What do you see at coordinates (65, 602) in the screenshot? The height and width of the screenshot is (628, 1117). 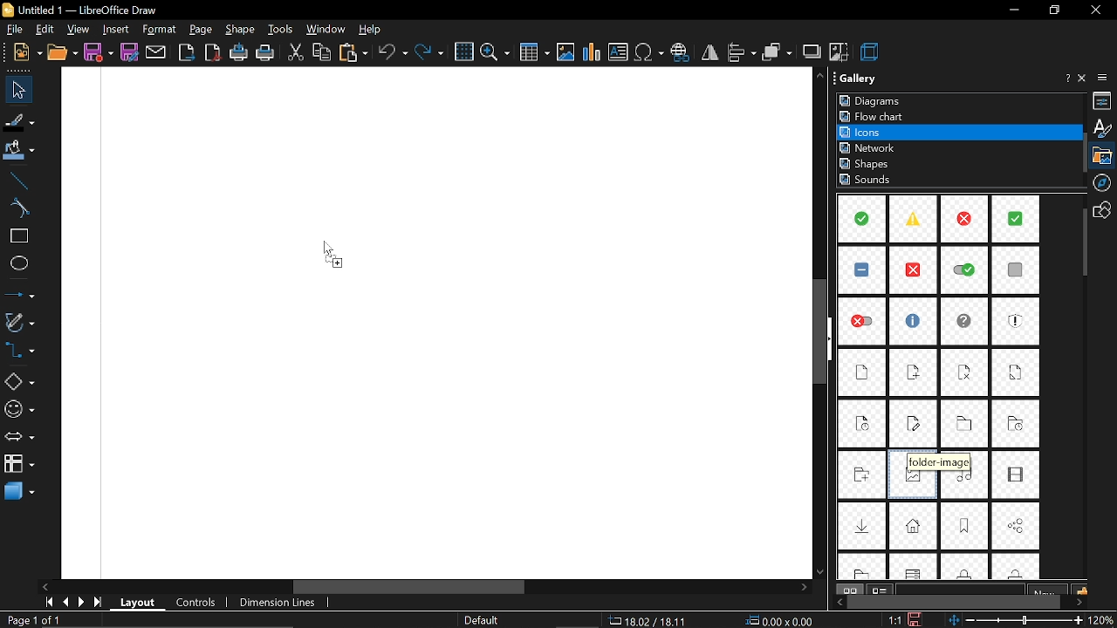 I see `previous page` at bounding box center [65, 602].